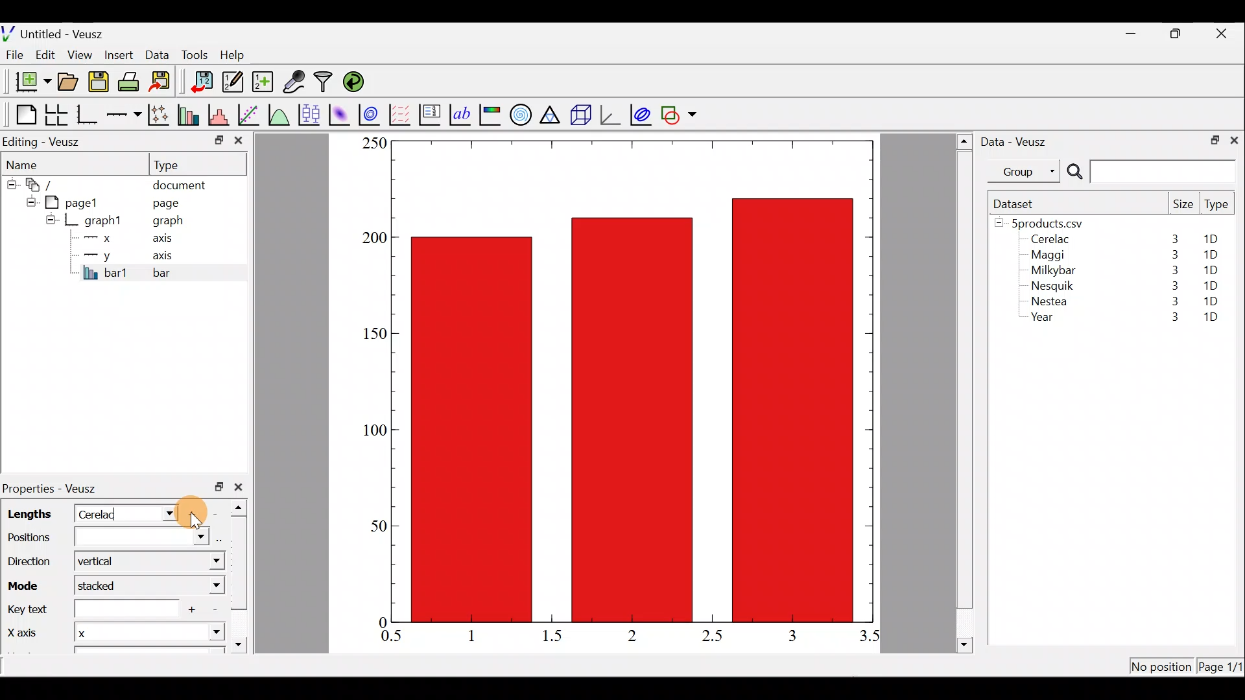 The width and height of the screenshot is (1245, 700). I want to click on restore down, so click(1211, 139).